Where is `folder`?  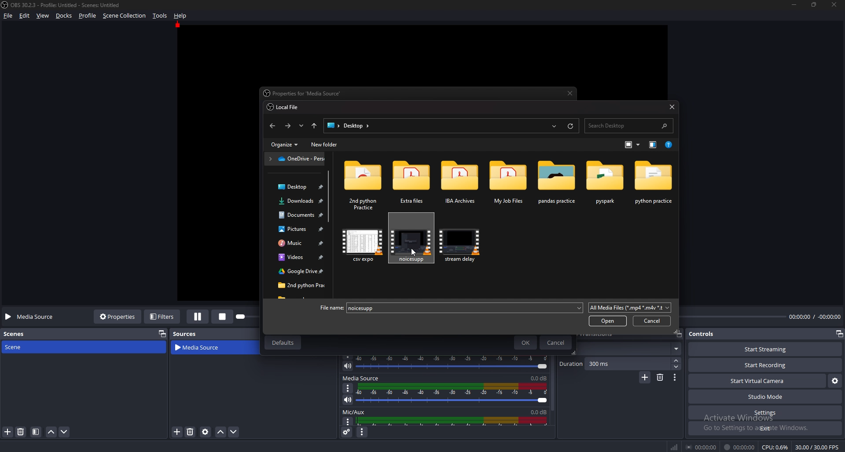 folder is located at coordinates (296, 273).